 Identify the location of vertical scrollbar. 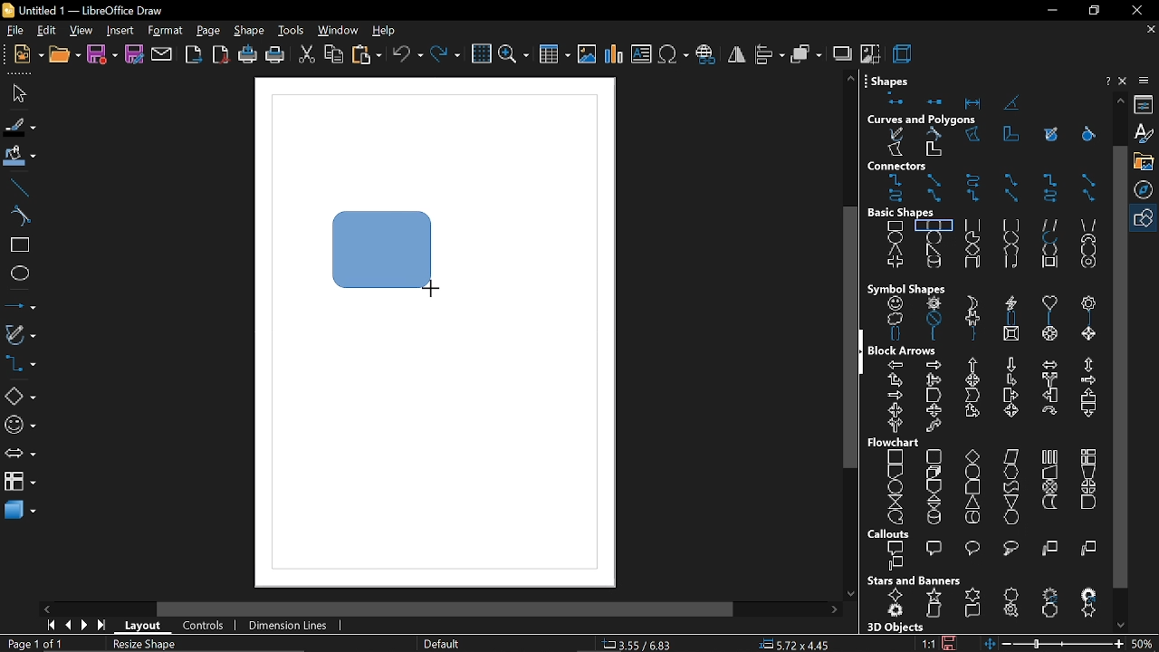
(1119, 366).